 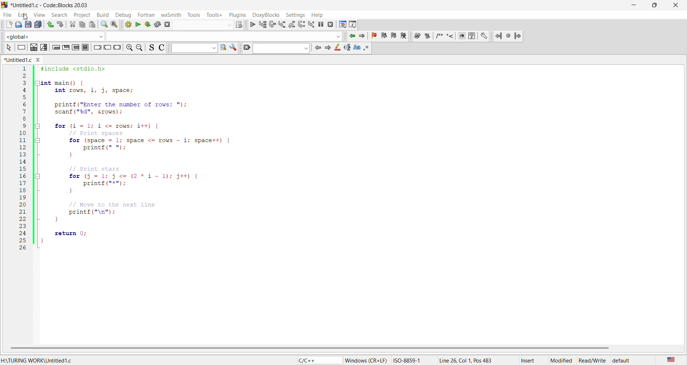 I want to click on insert, so click(x=530, y=360).